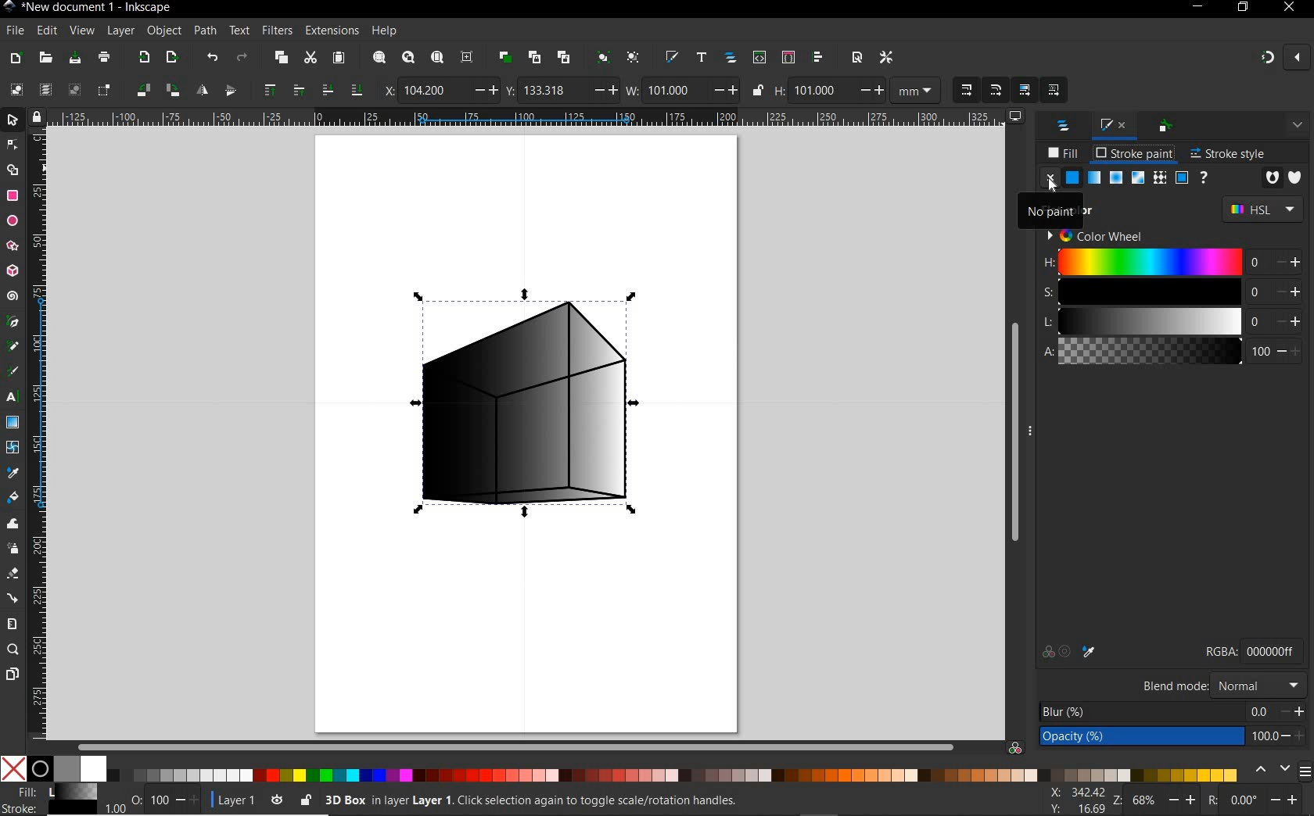  Describe the element at coordinates (468, 57) in the screenshot. I see `ZOOM CENTER PAGE` at that location.